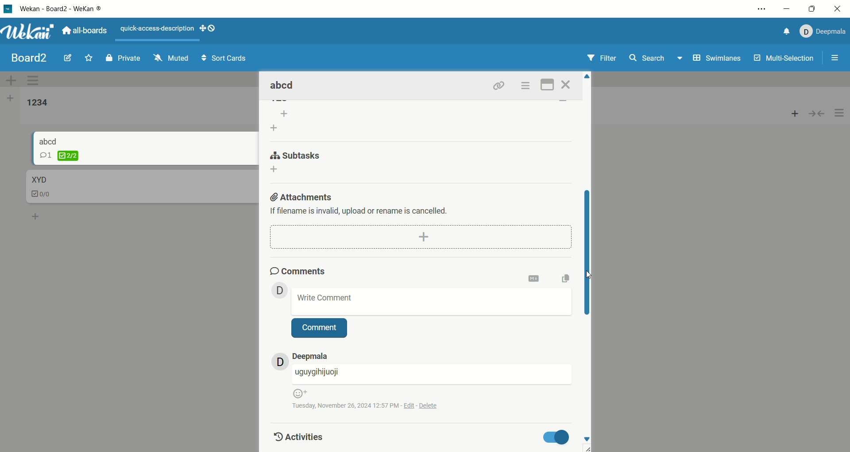 The image size is (850, 452). What do you see at coordinates (36, 215) in the screenshot?
I see `add` at bounding box center [36, 215].